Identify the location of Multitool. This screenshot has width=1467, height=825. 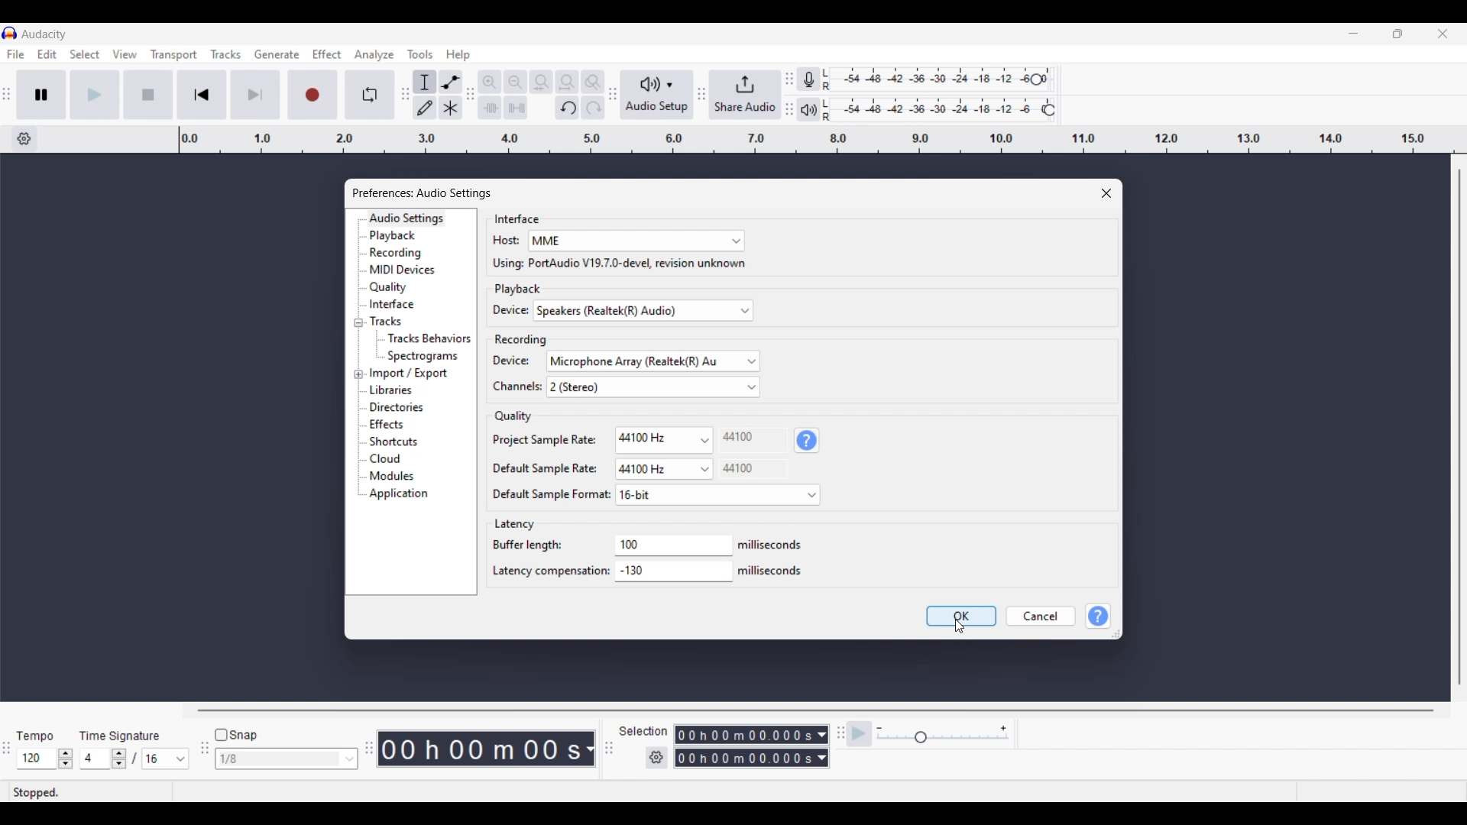
(451, 108).